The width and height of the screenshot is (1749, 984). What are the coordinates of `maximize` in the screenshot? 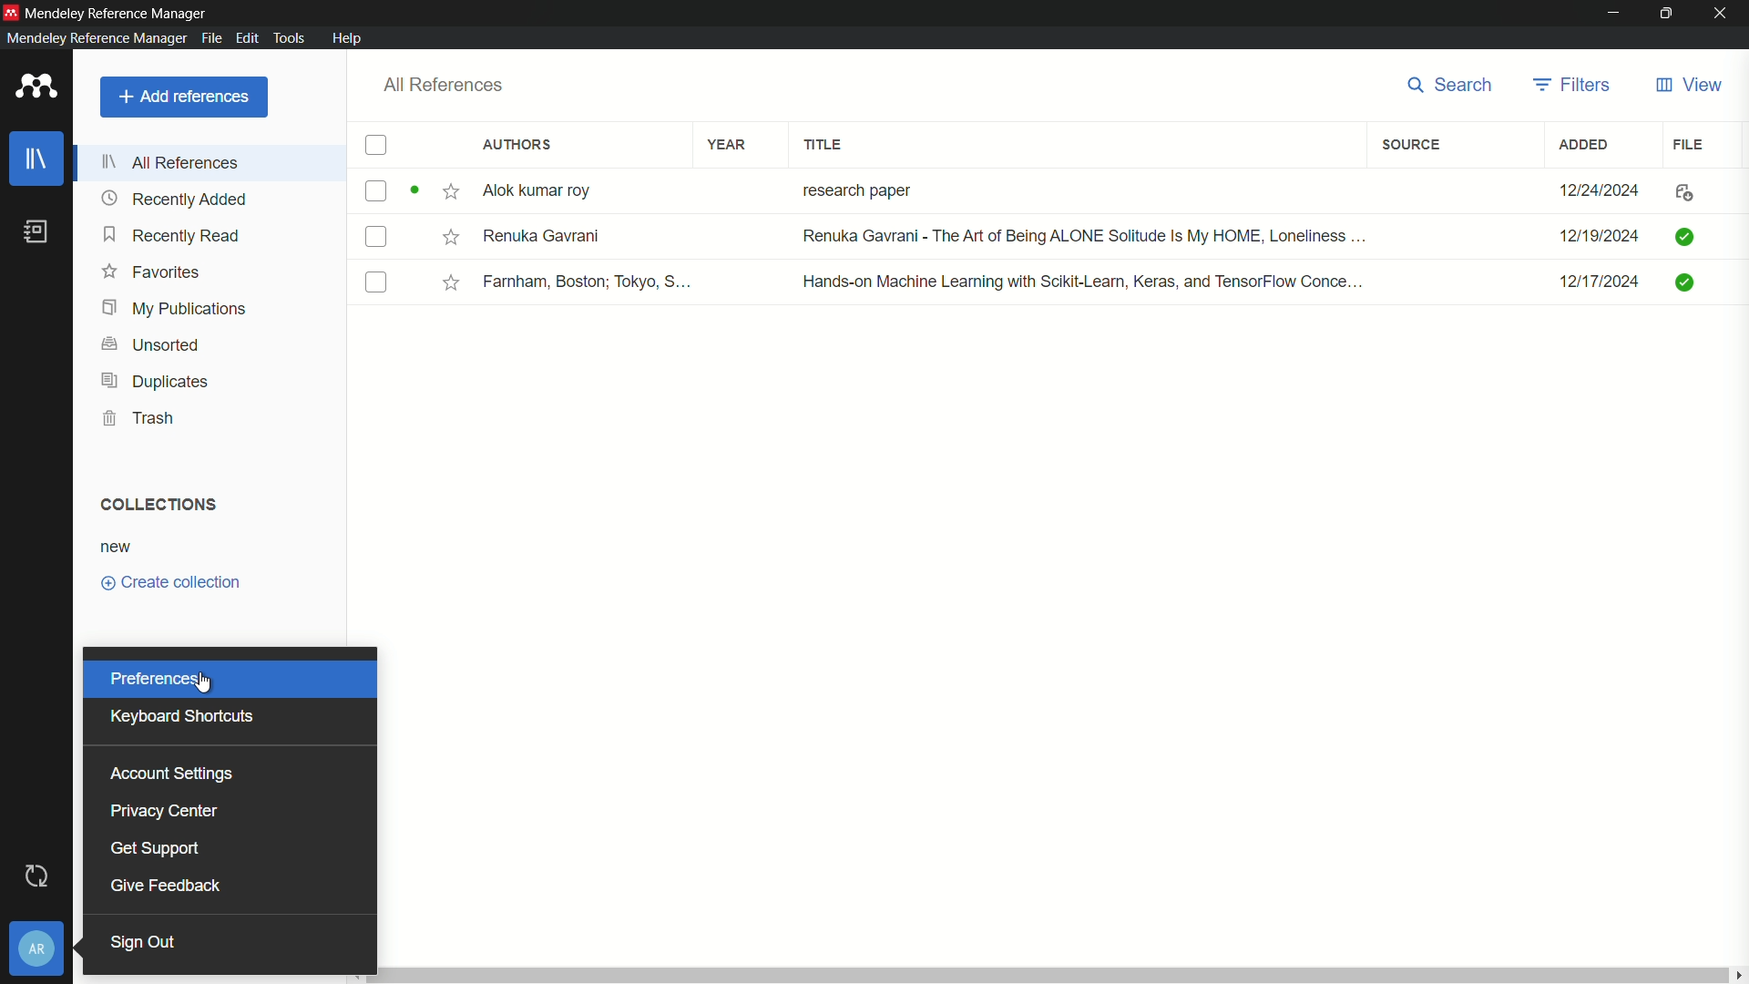 It's located at (1669, 14).